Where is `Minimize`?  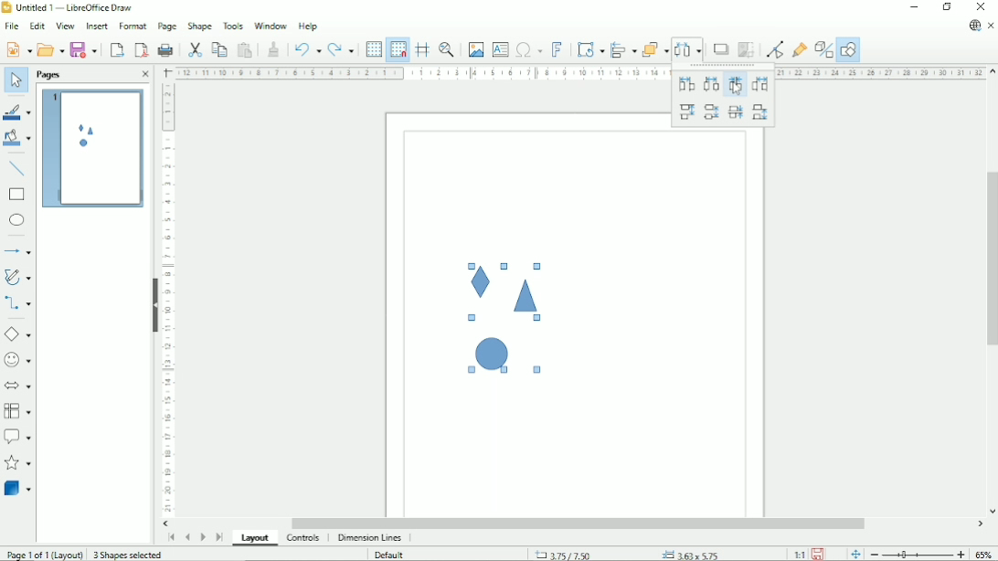
Minimize is located at coordinates (914, 7).